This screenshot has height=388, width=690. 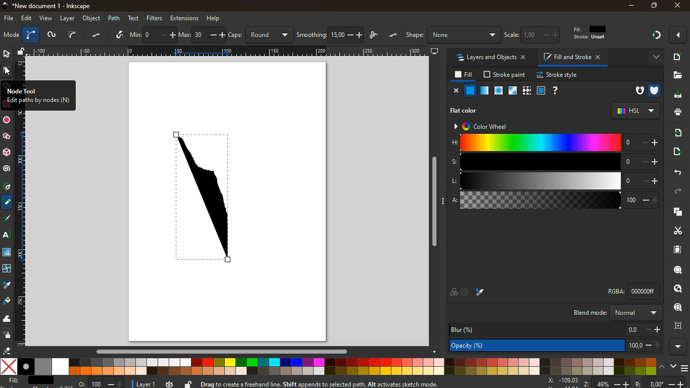 What do you see at coordinates (453, 34) in the screenshot?
I see `shape` at bounding box center [453, 34].